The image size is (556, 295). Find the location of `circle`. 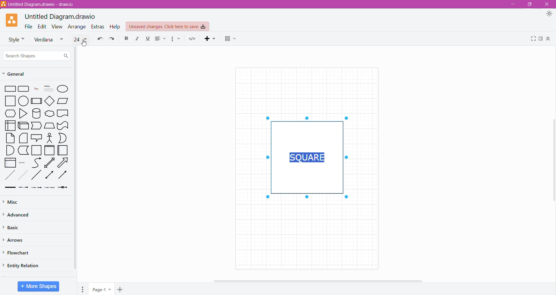

circle is located at coordinates (23, 100).